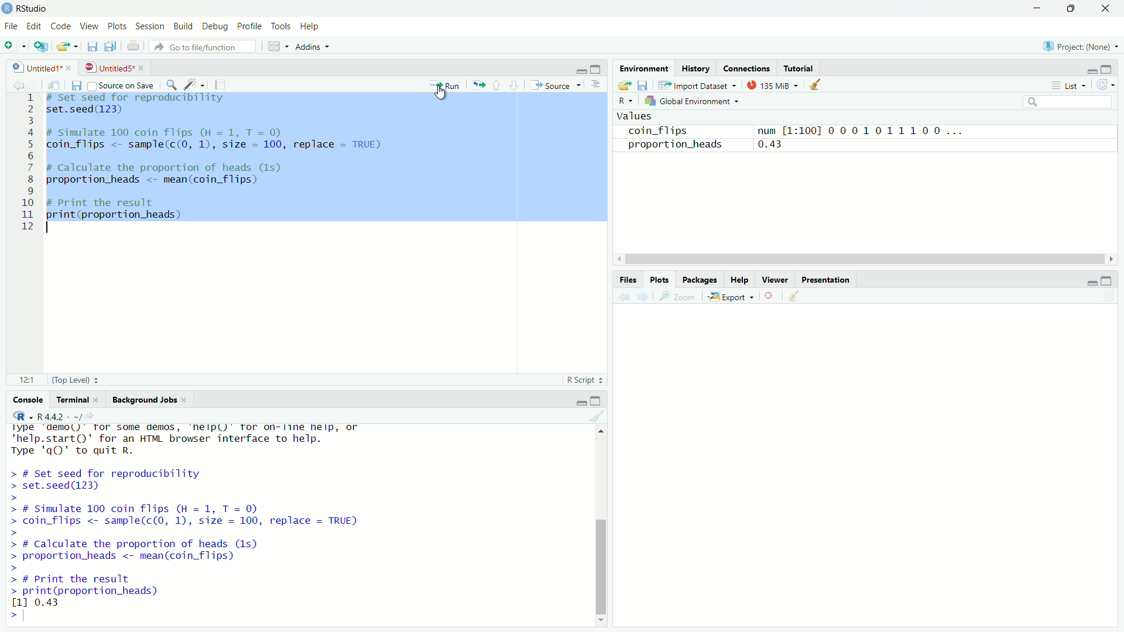  What do you see at coordinates (27, 166) in the screenshot?
I see `serial number` at bounding box center [27, 166].